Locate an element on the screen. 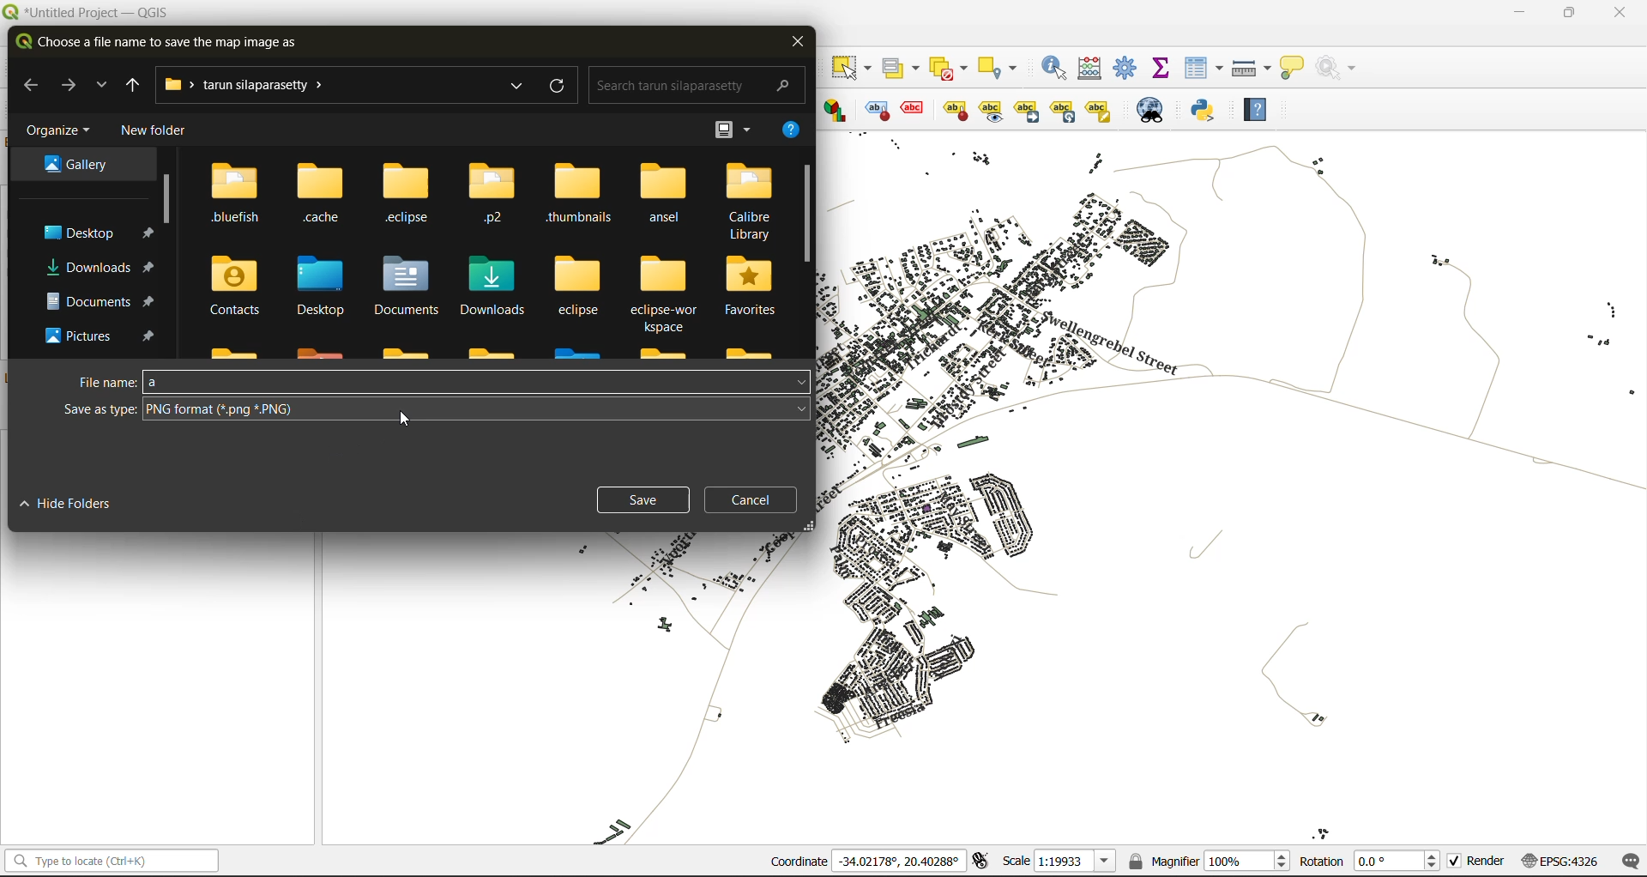 The height and width of the screenshot is (877, 1647). toolbox is located at coordinates (1129, 69).